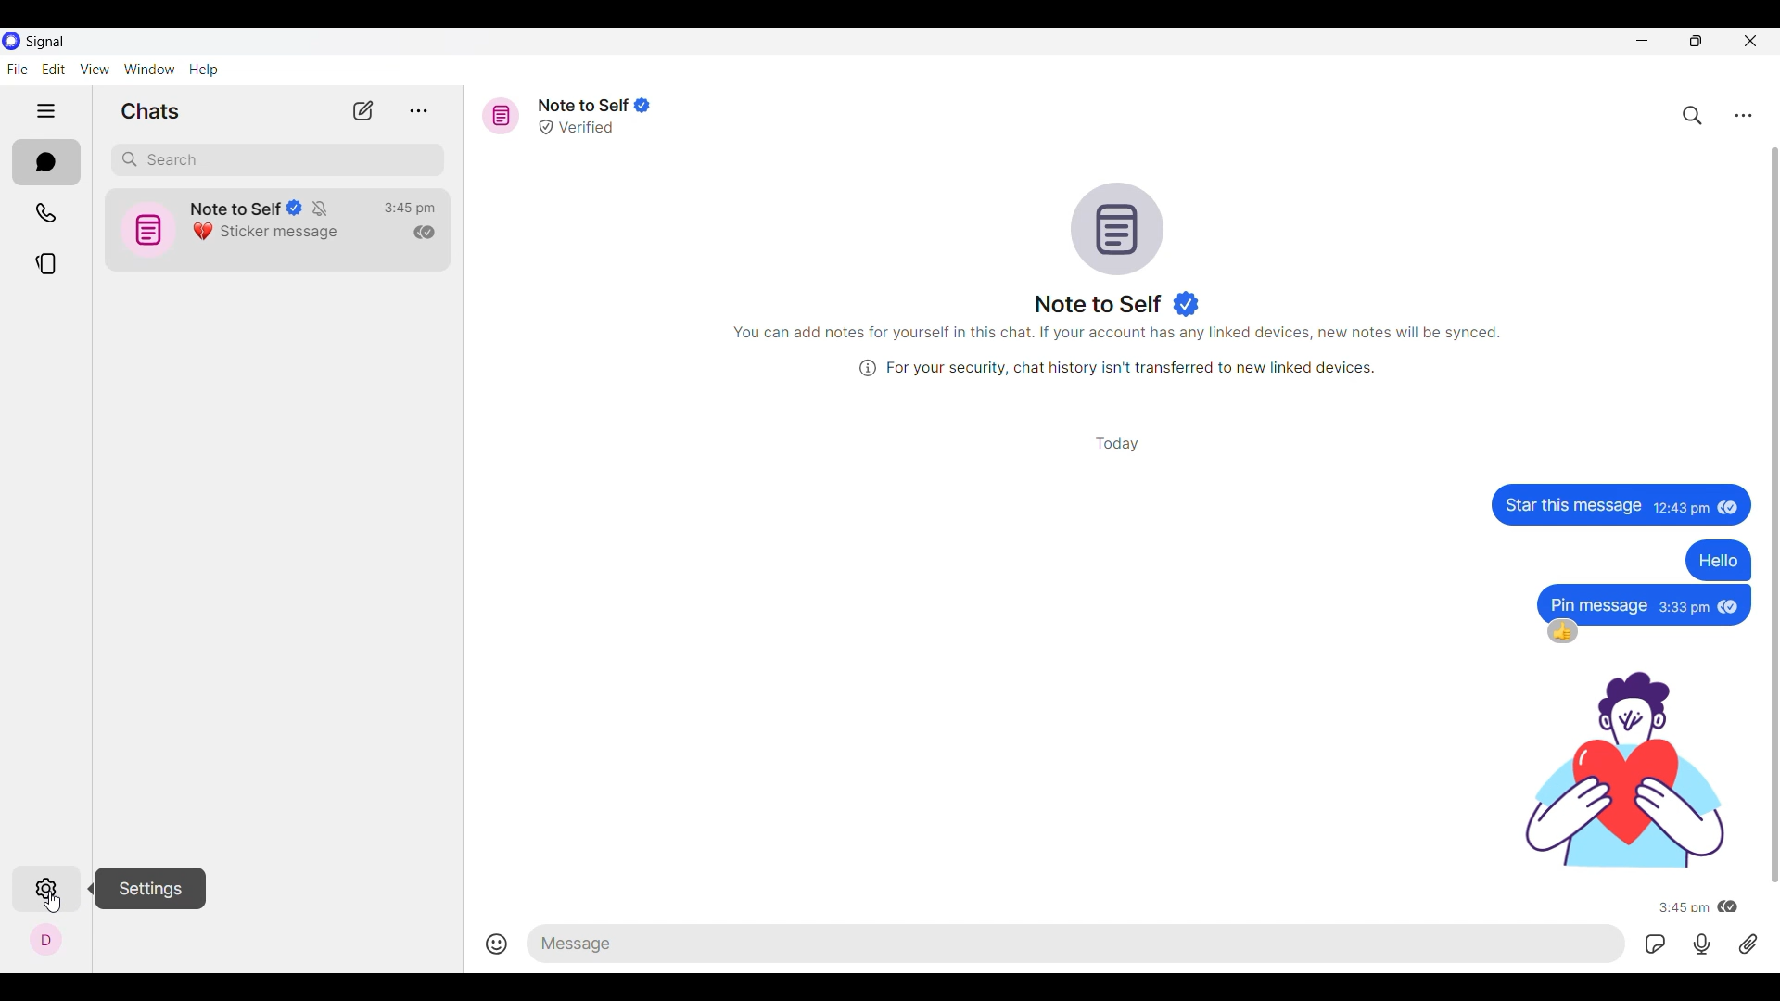 The image size is (1780, 1001). Describe the element at coordinates (1728, 905) in the screenshot. I see `message has been read` at that location.